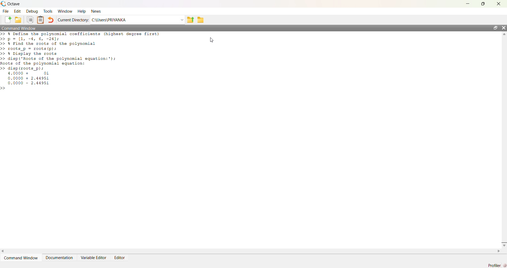 The width and height of the screenshot is (507, 268). I want to click on News, so click(97, 12).